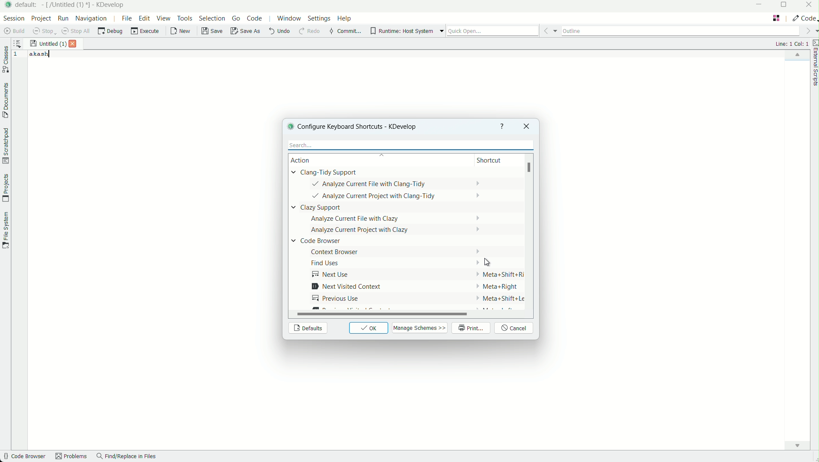 Image resolution: width=819 pixels, height=462 pixels. What do you see at coordinates (45, 31) in the screenshot?
I see `stop` at bounding box center [45, 31].